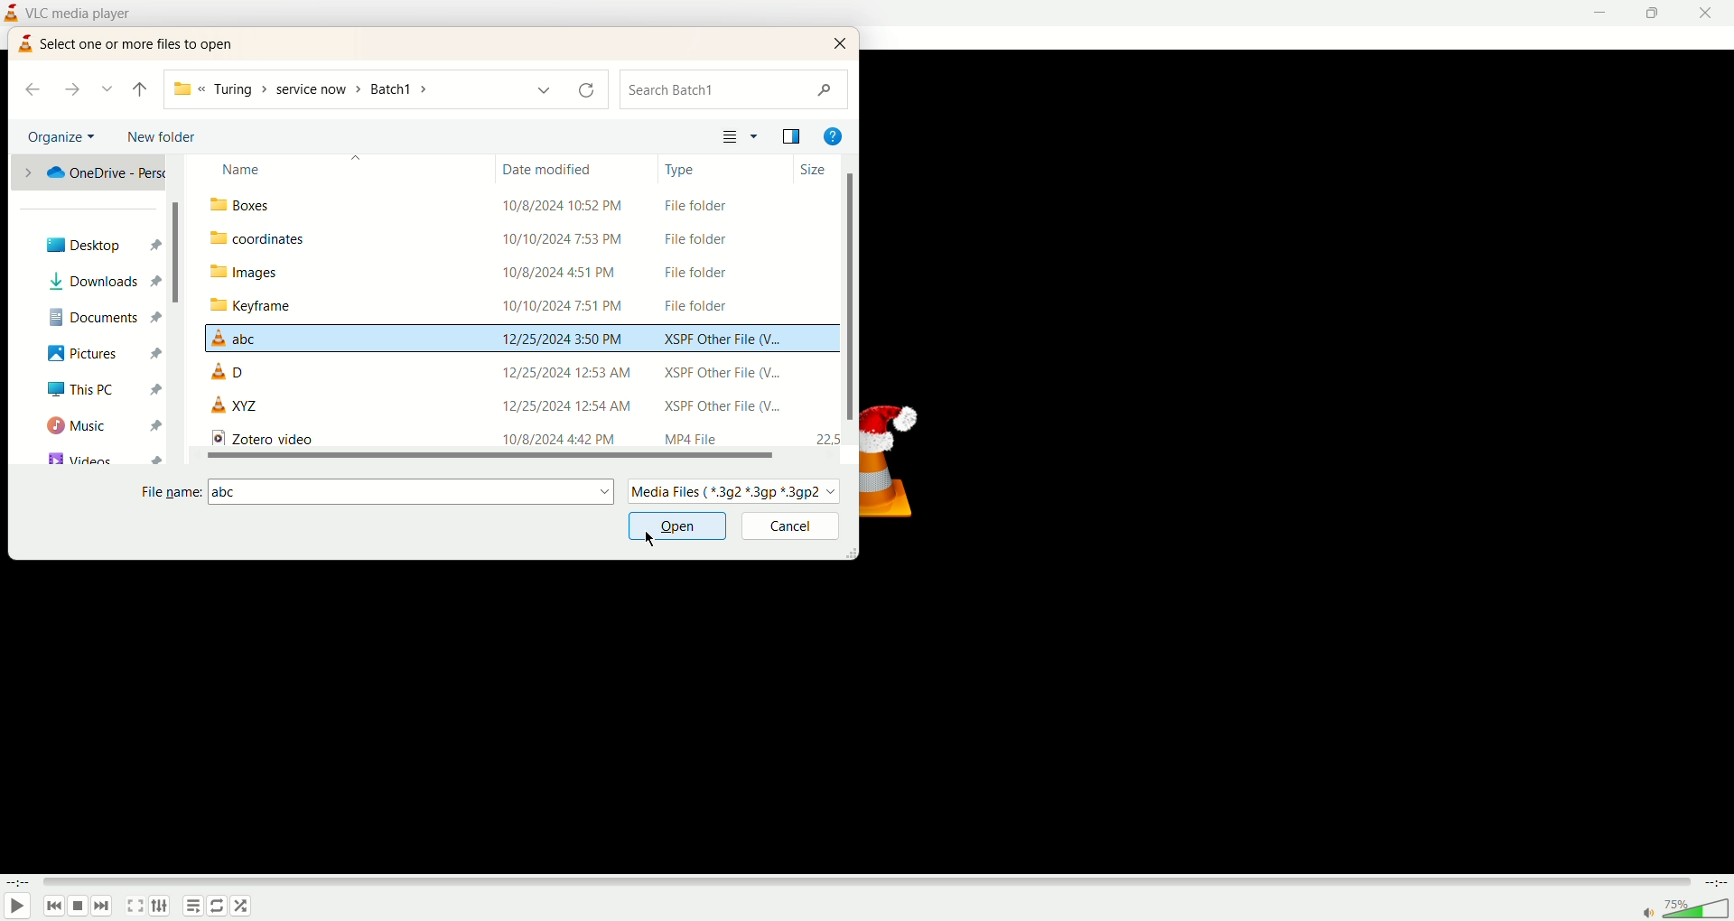 The width and height of the screenshot is (1734, 921). I want to click on file name, so click(168, 493).